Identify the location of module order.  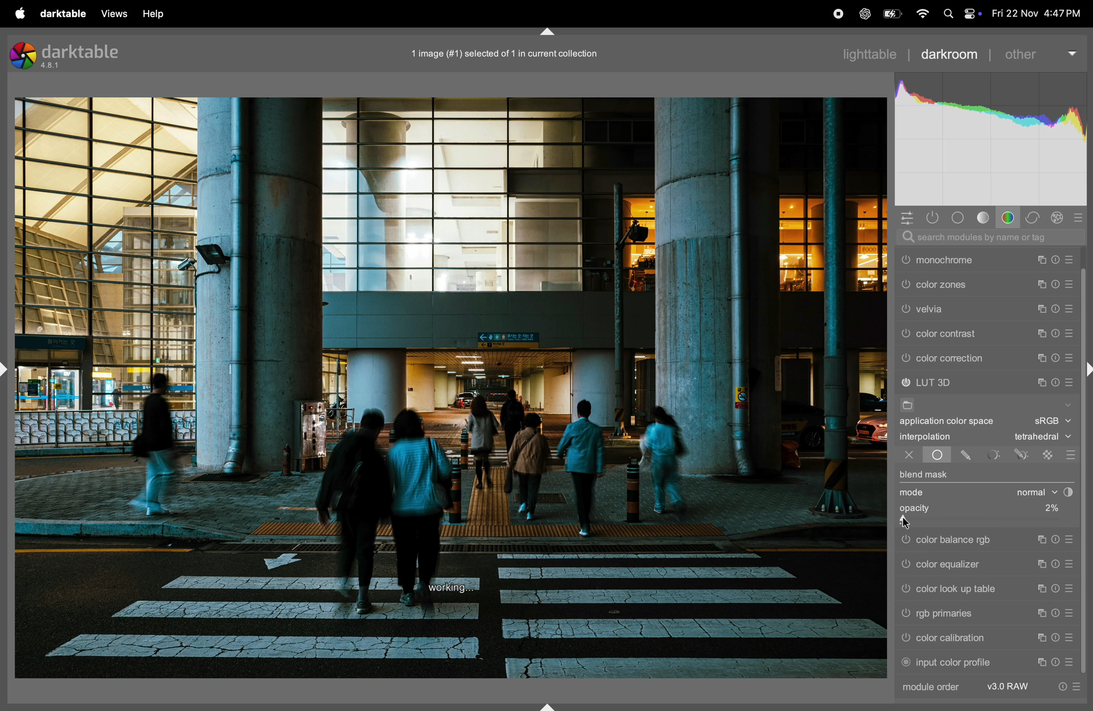
(939, 688).